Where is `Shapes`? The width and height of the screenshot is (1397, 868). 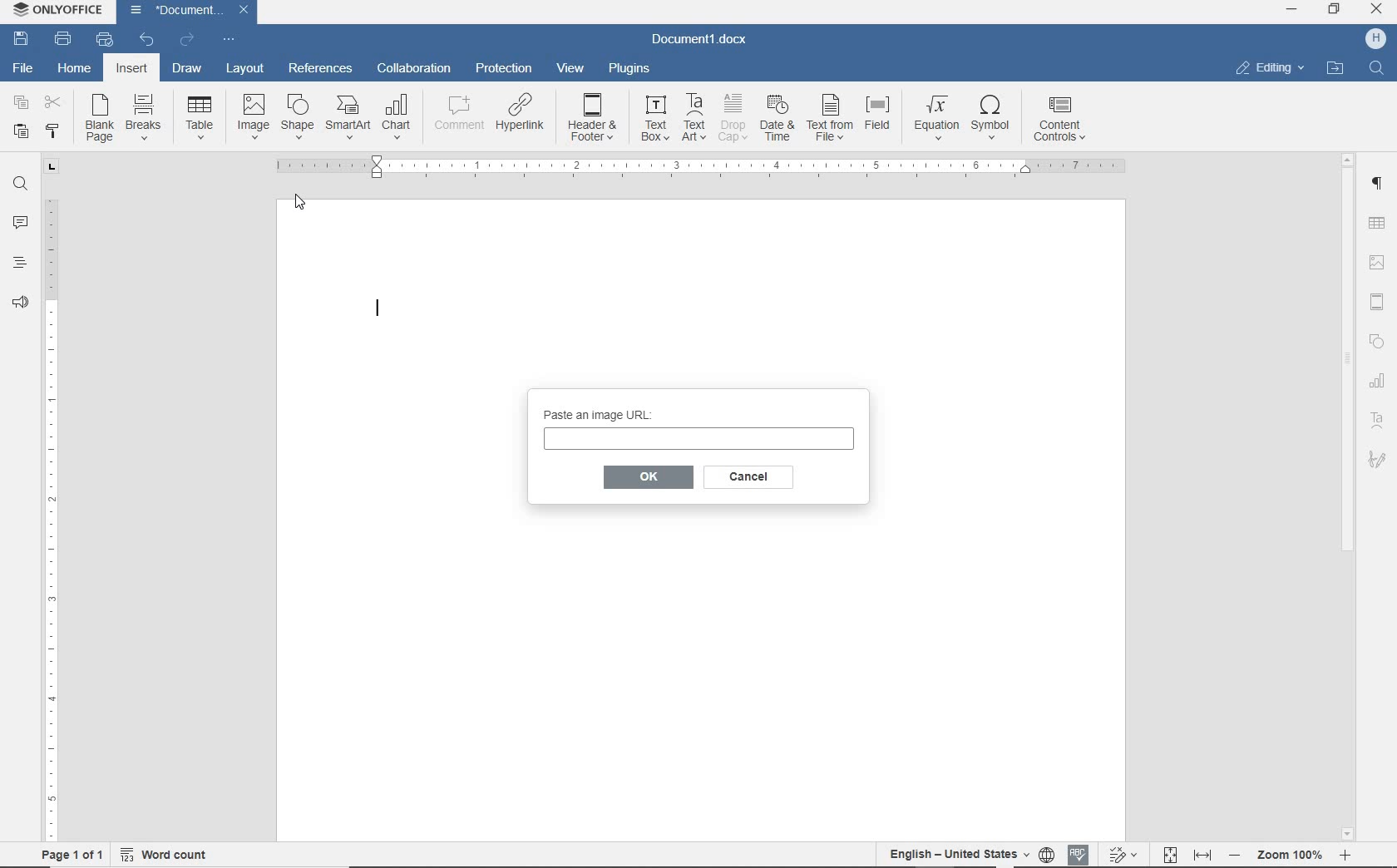
Shapes is located at coordinates (1380, 337).